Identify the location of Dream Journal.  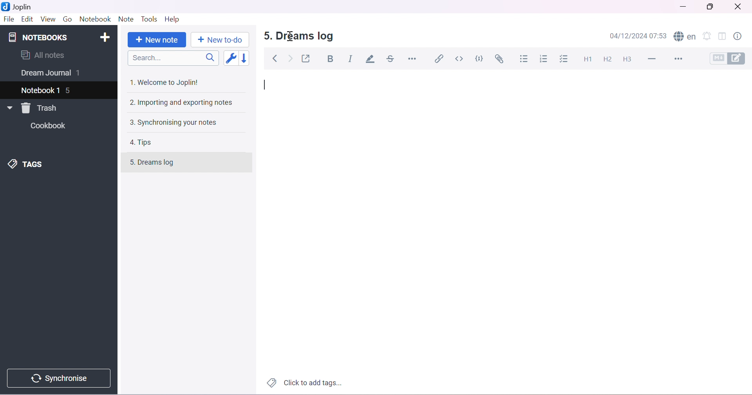
(45, 74).